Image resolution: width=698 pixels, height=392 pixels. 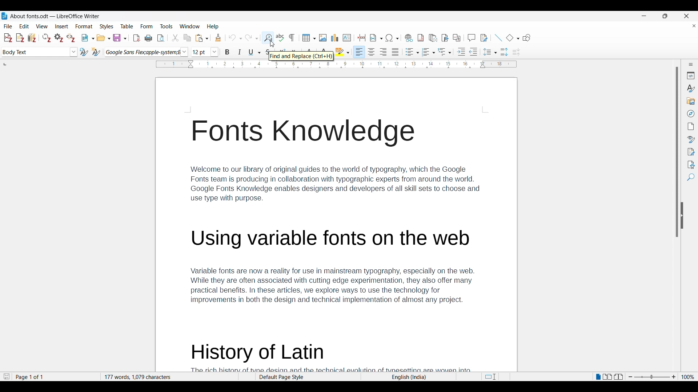 I want to click on Zoom in/out slider, so click(x=652, y=377).